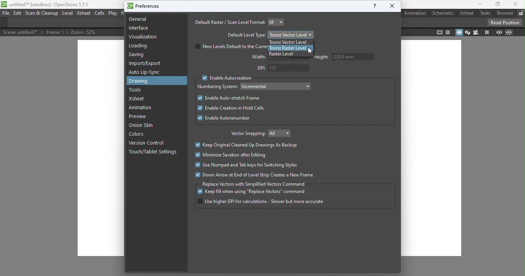 The height and width of the screenshot is (276, 525). What do you see at coordinates (449, 32) in the screenshot?
I see `Field guide` at bounding box center [449, 32].